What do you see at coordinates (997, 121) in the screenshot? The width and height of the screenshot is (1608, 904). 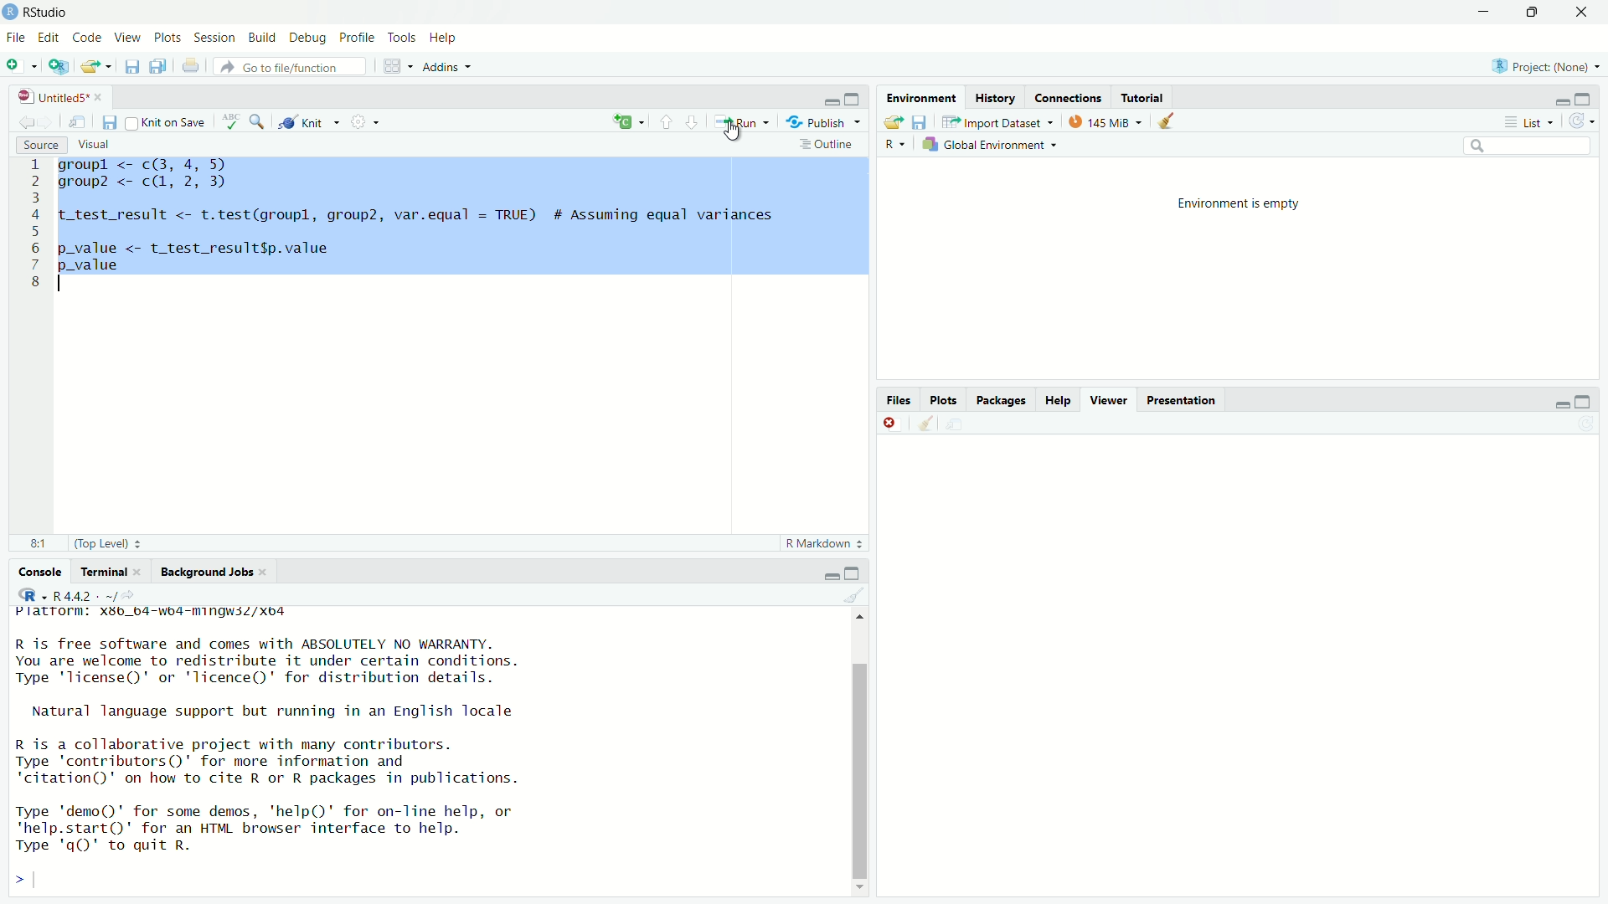 I see `Import dataset` at bounding box center [997, 121].